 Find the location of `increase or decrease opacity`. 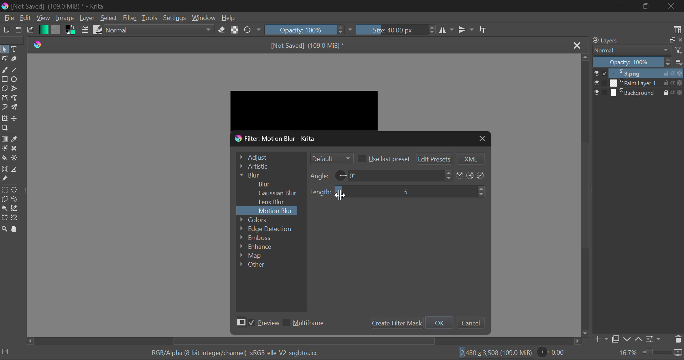

increase or decrease opacity is located at coordinates (341, 30).